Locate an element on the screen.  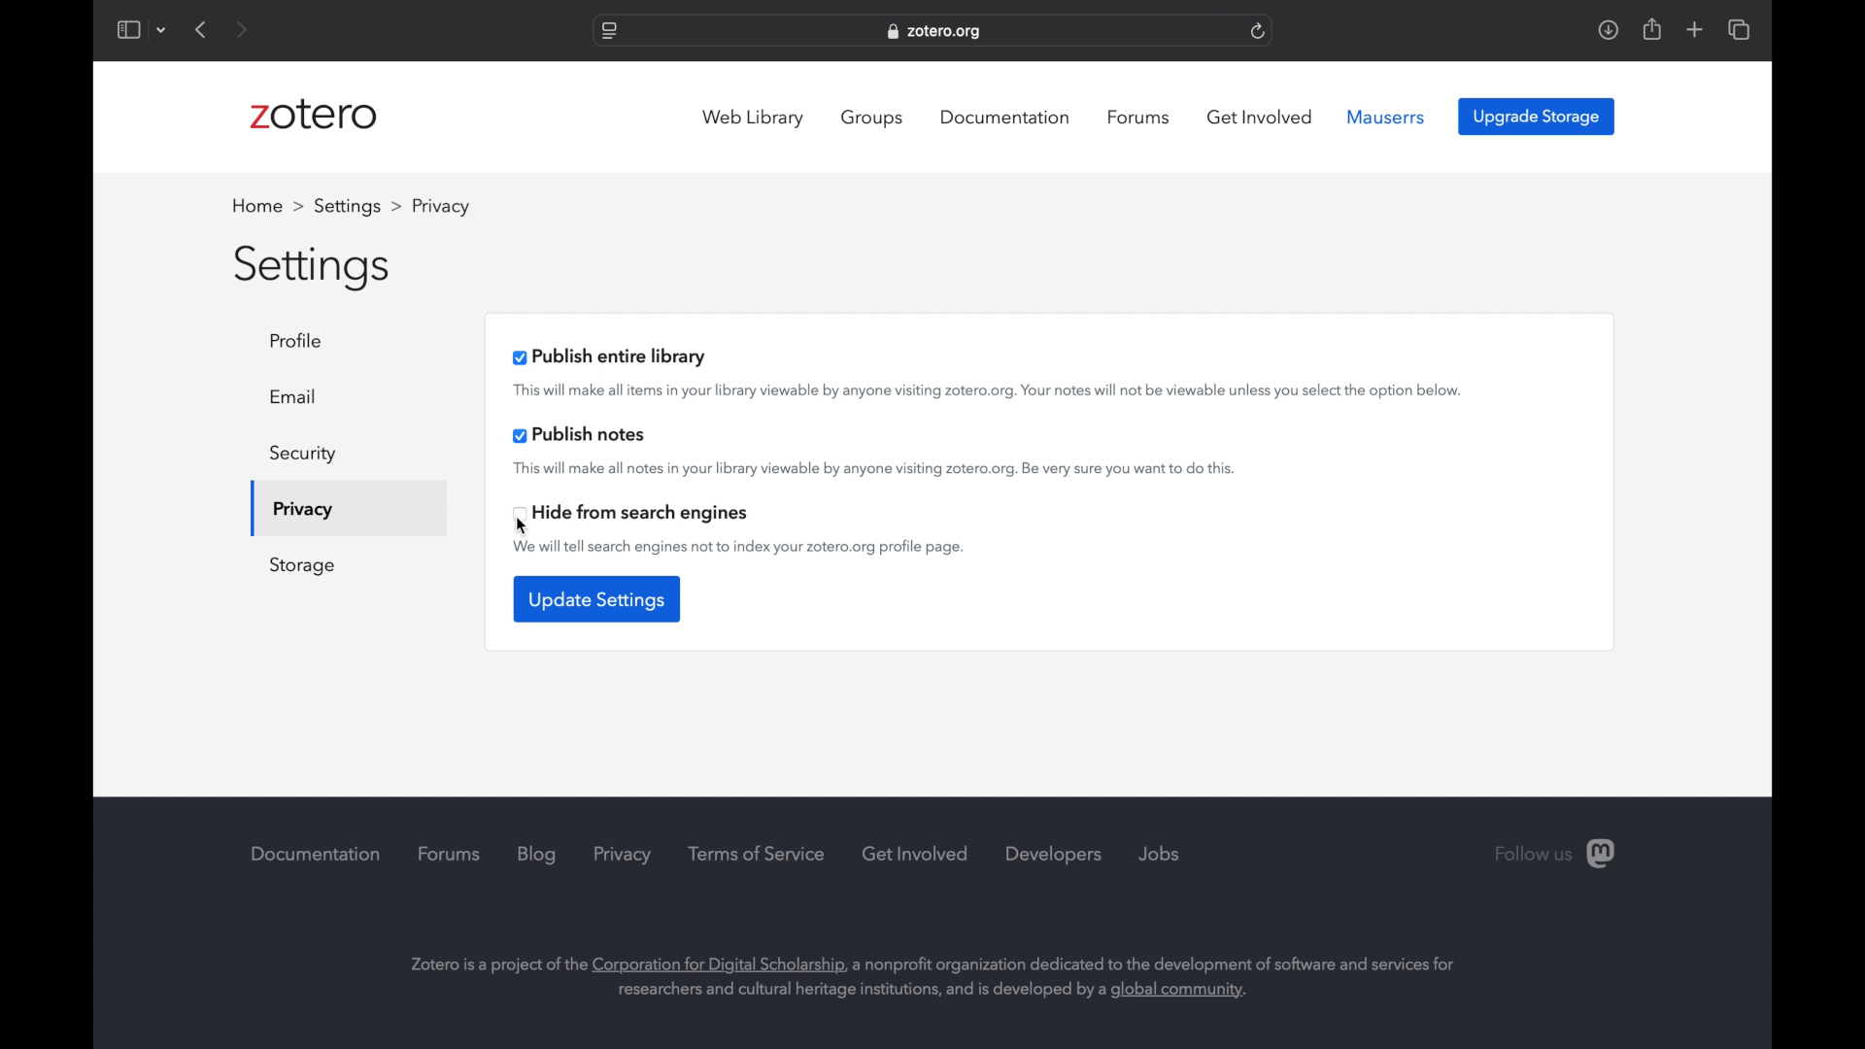
previous is located at coordinates (202, 29).